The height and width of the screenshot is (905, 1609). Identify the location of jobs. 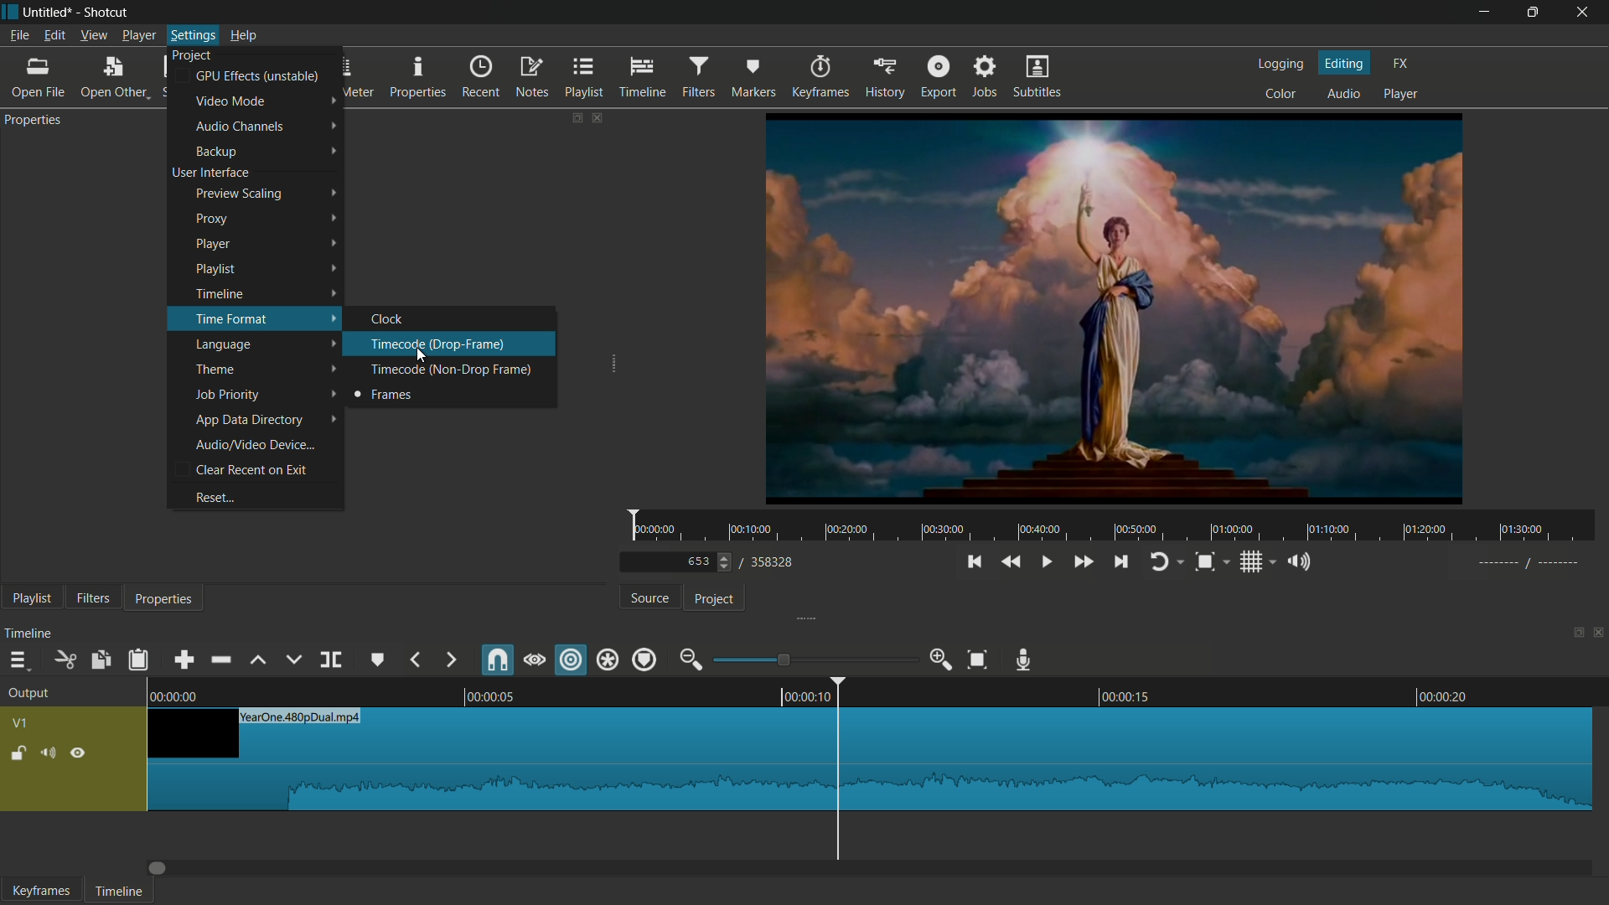
(986, 77).